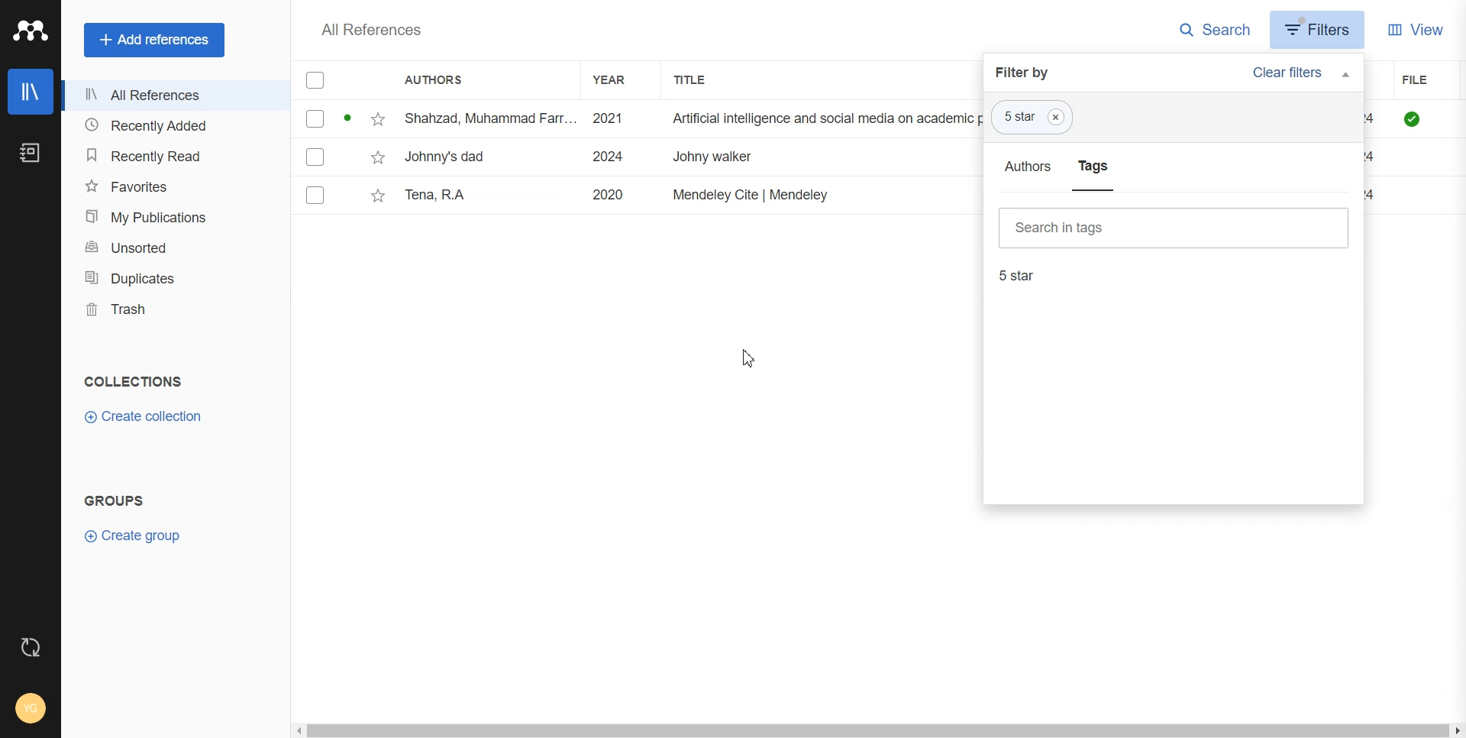  I want to click on Text, so click(1016, 277).